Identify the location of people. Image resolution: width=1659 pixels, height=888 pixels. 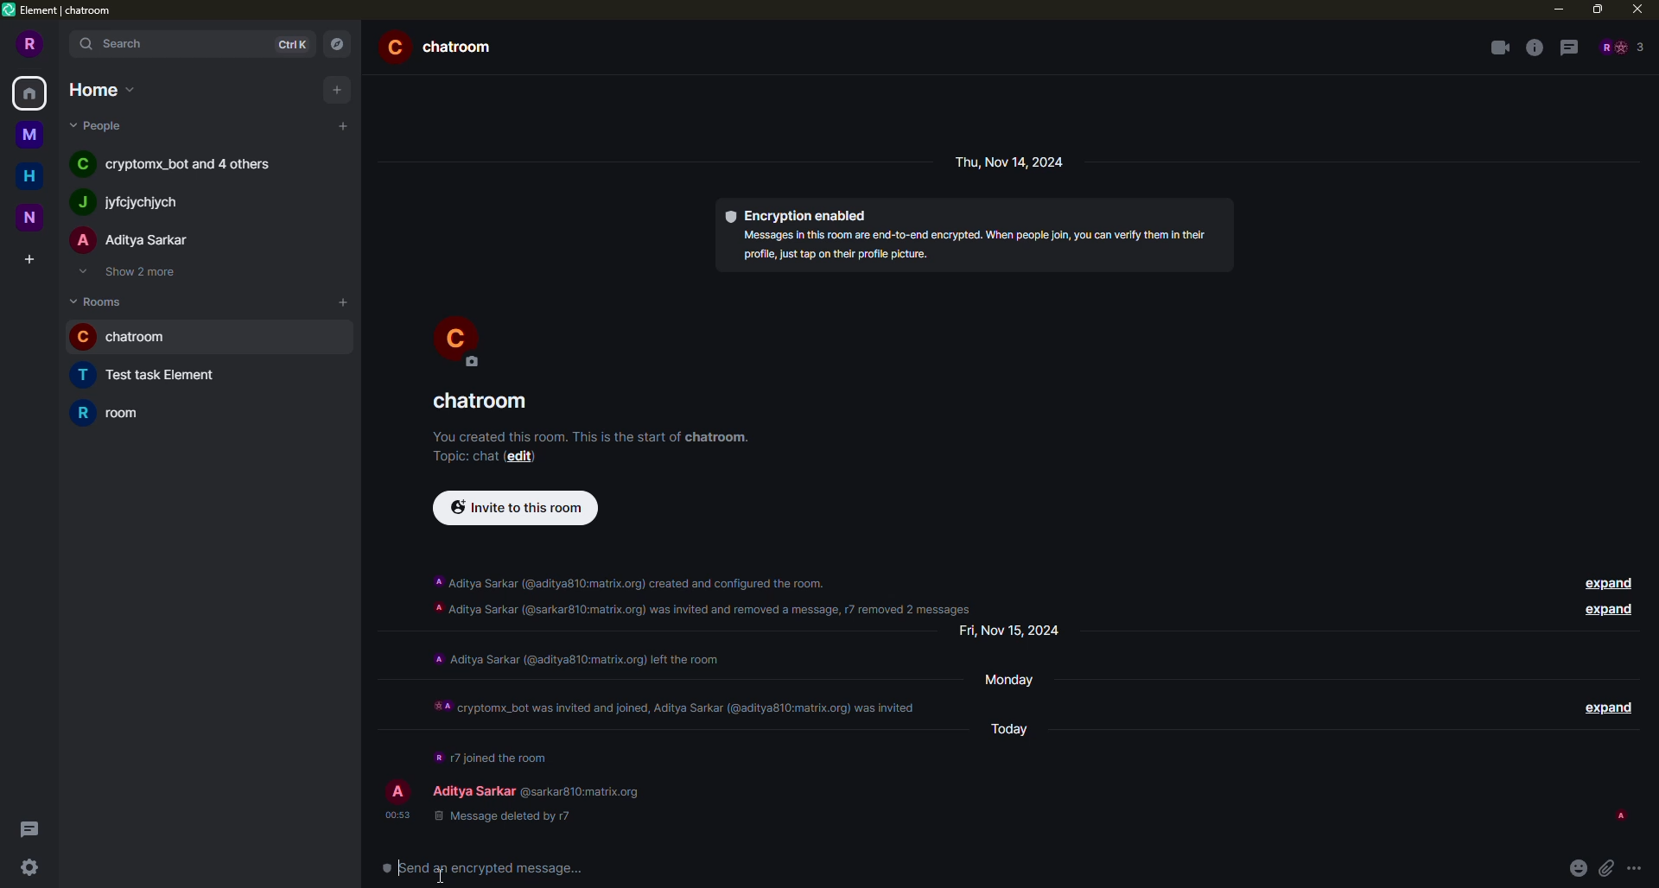
(180, 166).